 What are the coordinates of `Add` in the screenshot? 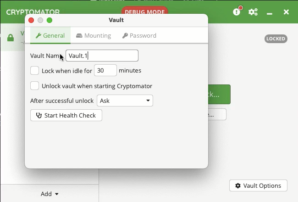 It's located at (49, 194).